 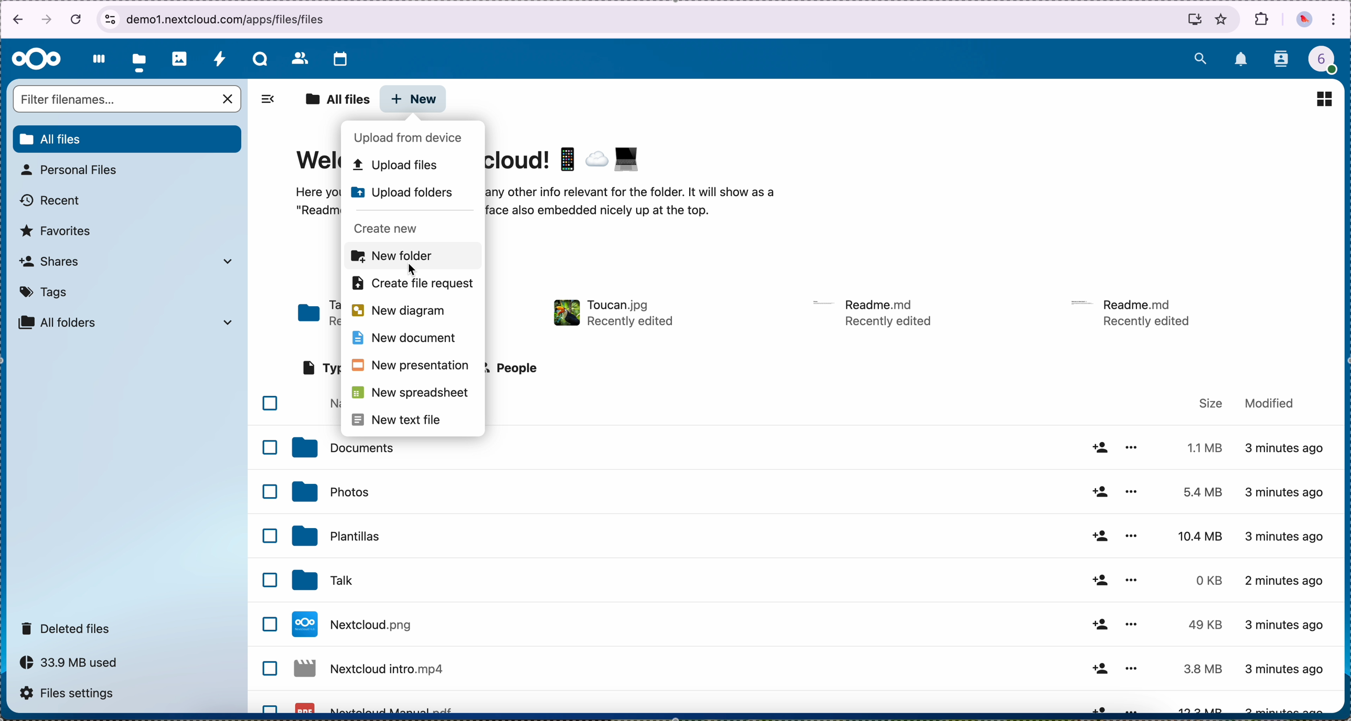 What do you see at coordinates (1100, 537) in the screenshot?
I see `share` at bounding box center [1100, 537].